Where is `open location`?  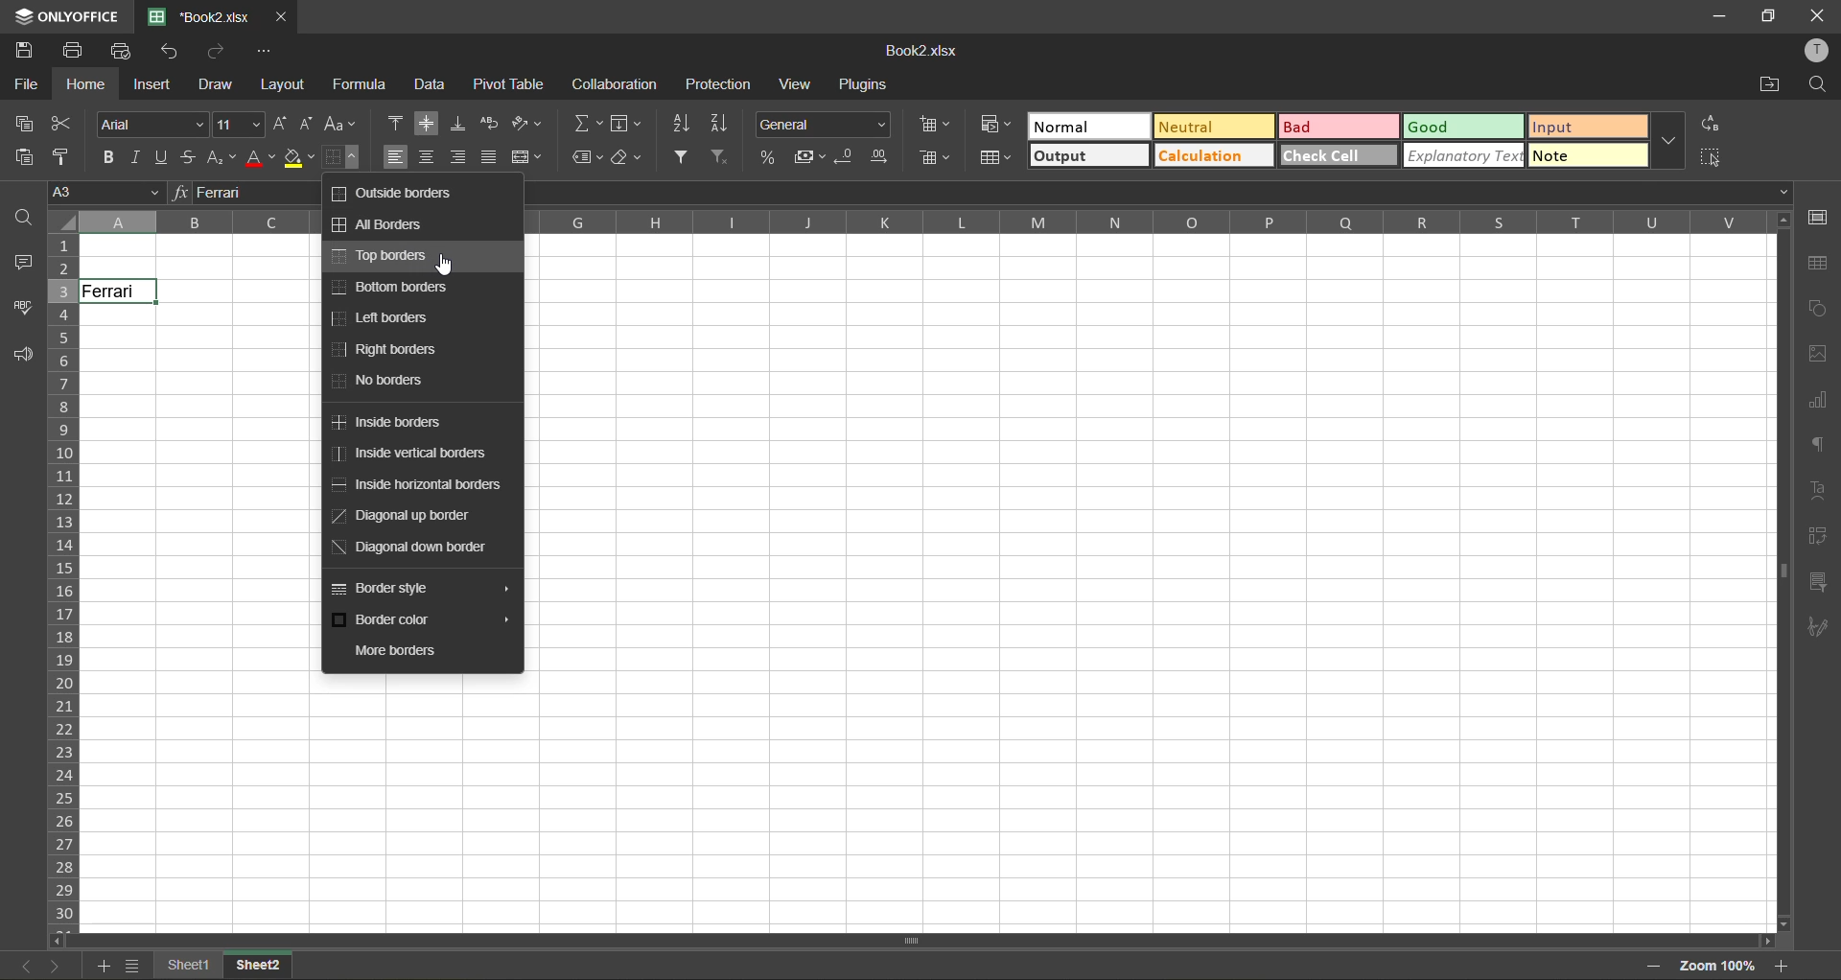
open location is located at coordinates (1771, 84).